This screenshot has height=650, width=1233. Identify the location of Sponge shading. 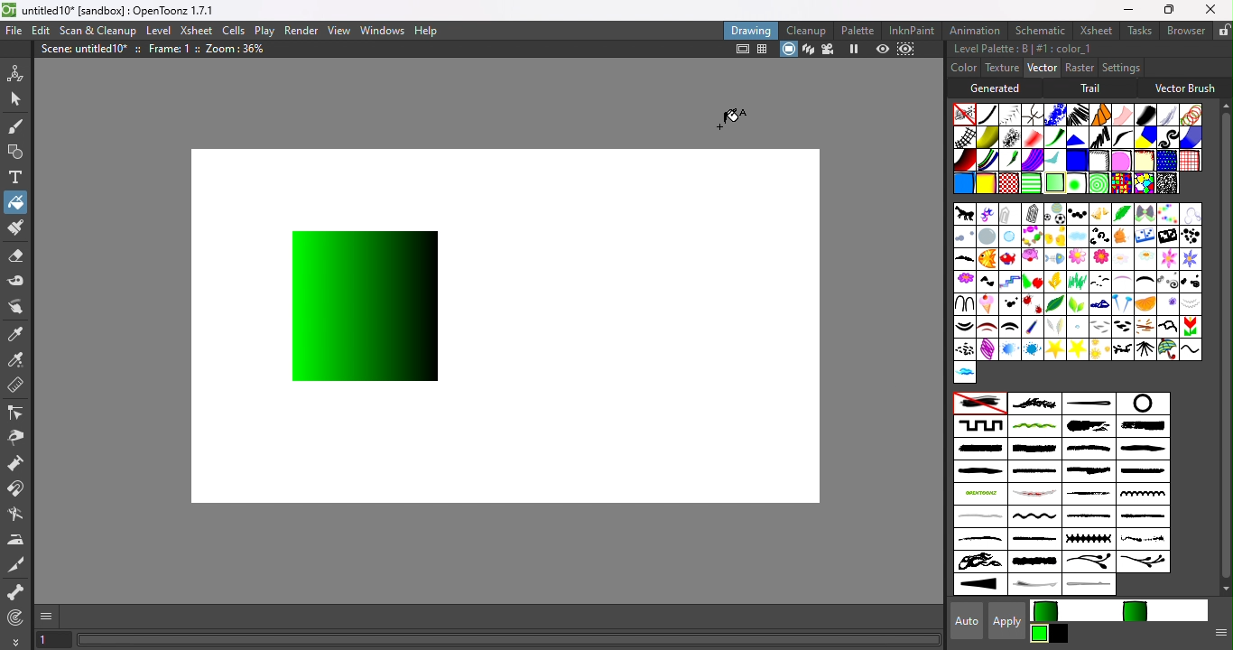
(1144, 160).